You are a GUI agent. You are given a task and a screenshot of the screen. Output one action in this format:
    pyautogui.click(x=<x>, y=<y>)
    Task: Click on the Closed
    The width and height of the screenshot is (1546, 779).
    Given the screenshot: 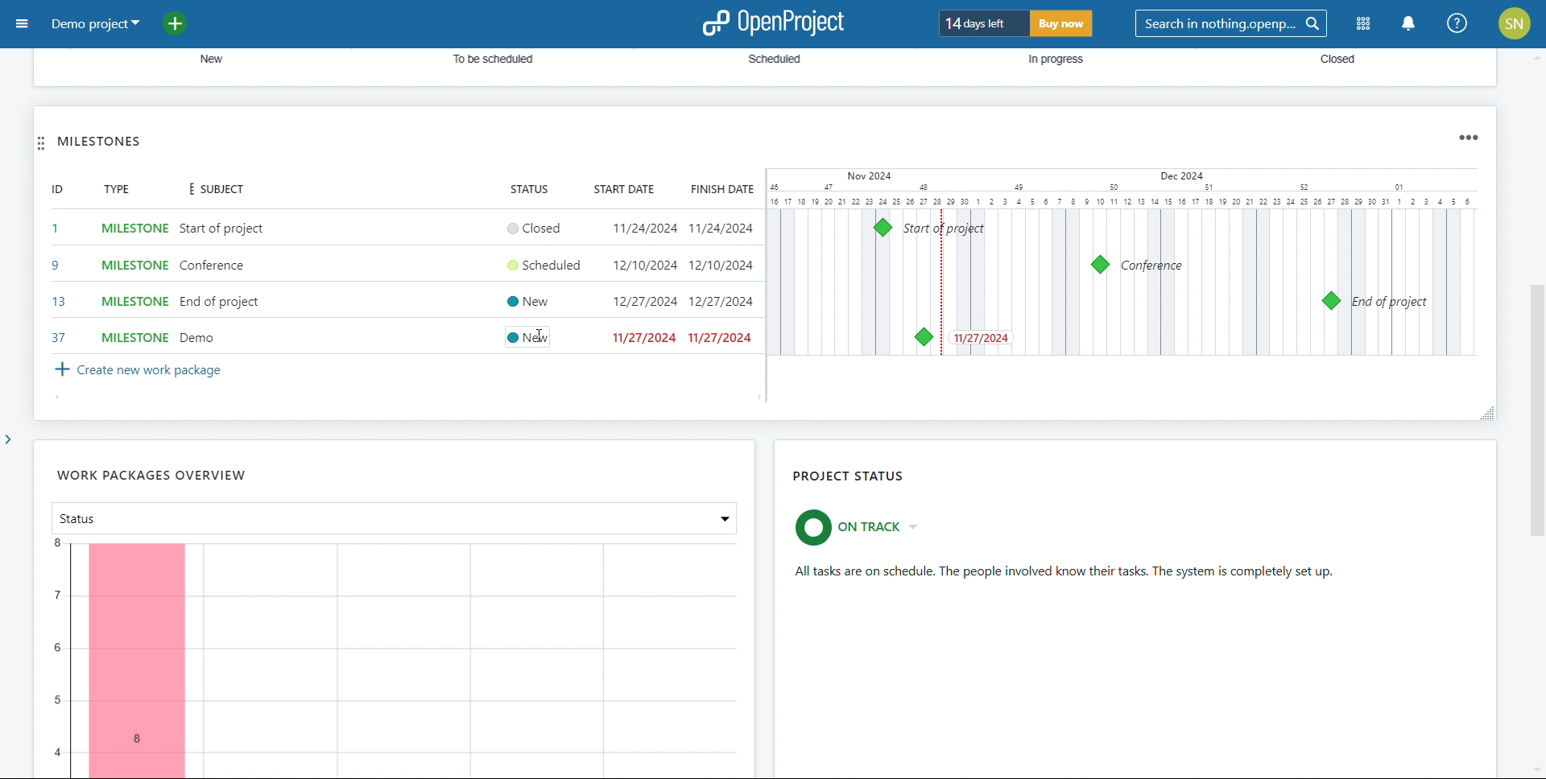 What is the action you would take?
    pyautogui.click(x=1326, y=60)
    